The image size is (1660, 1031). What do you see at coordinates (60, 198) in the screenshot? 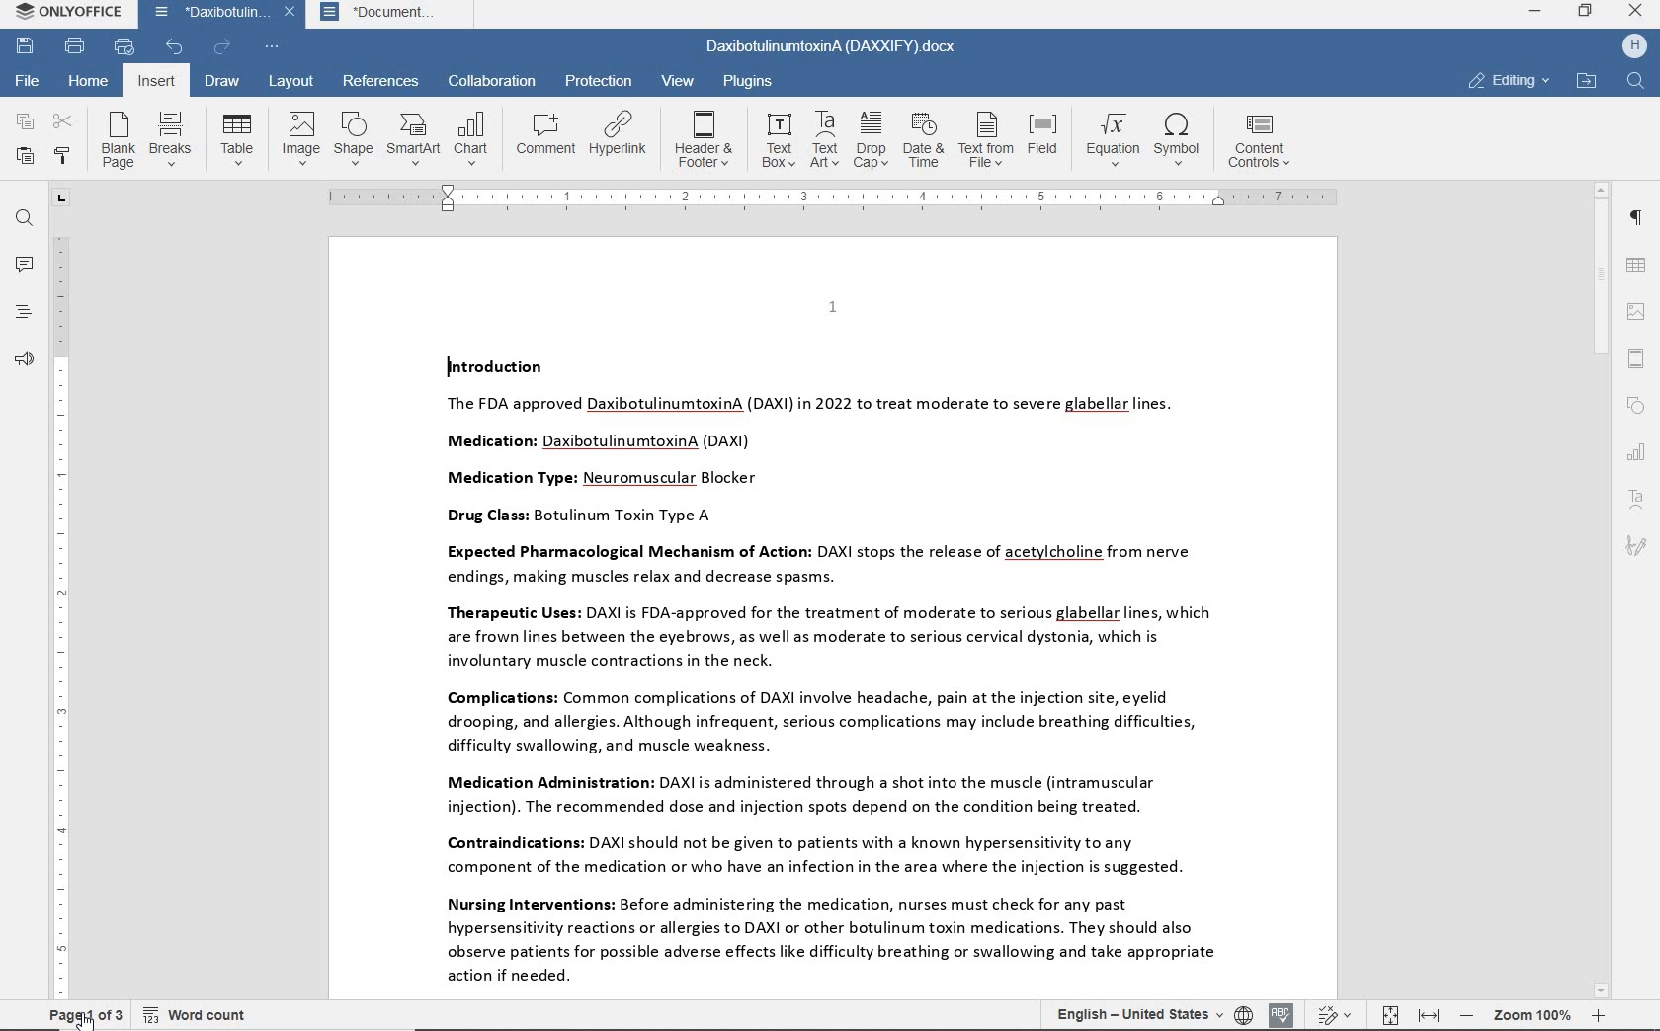
I see `tab group` at bounding box center [60, 198].